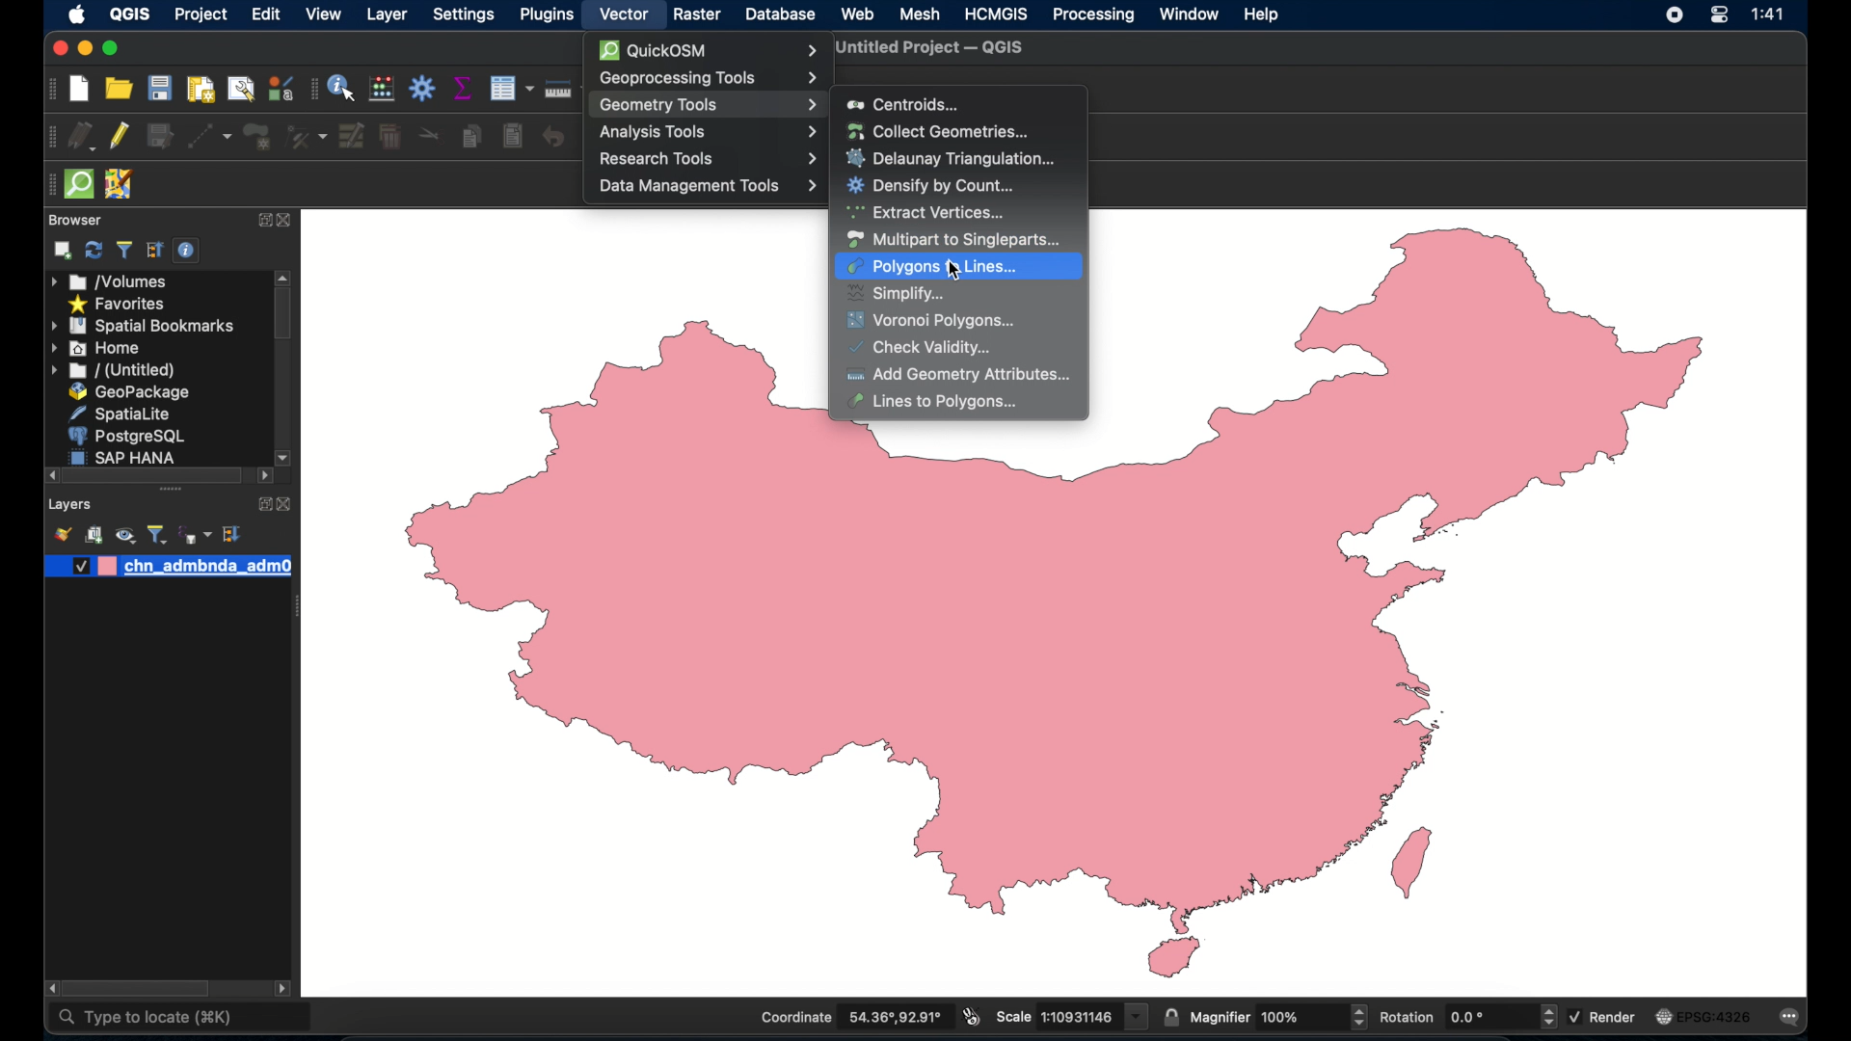 The height and width of the screenshot is (1041, 1851). Describe the element at coordinates (201, 16) in the screenshot. I see `project` at that location.